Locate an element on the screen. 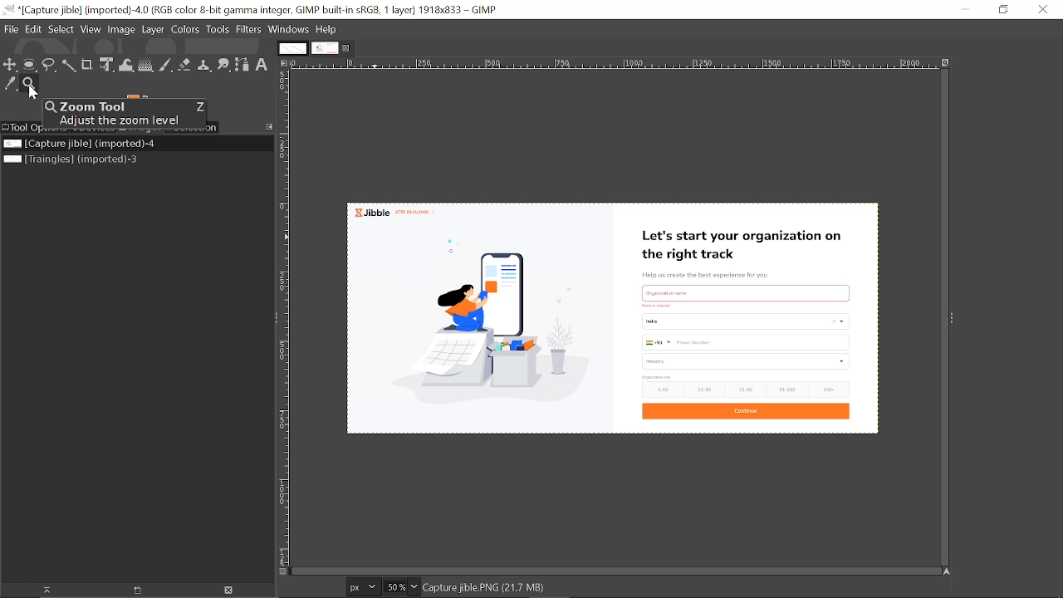 This screenshot has height=598, width=1063. Help is located at coordinates (326, 30).